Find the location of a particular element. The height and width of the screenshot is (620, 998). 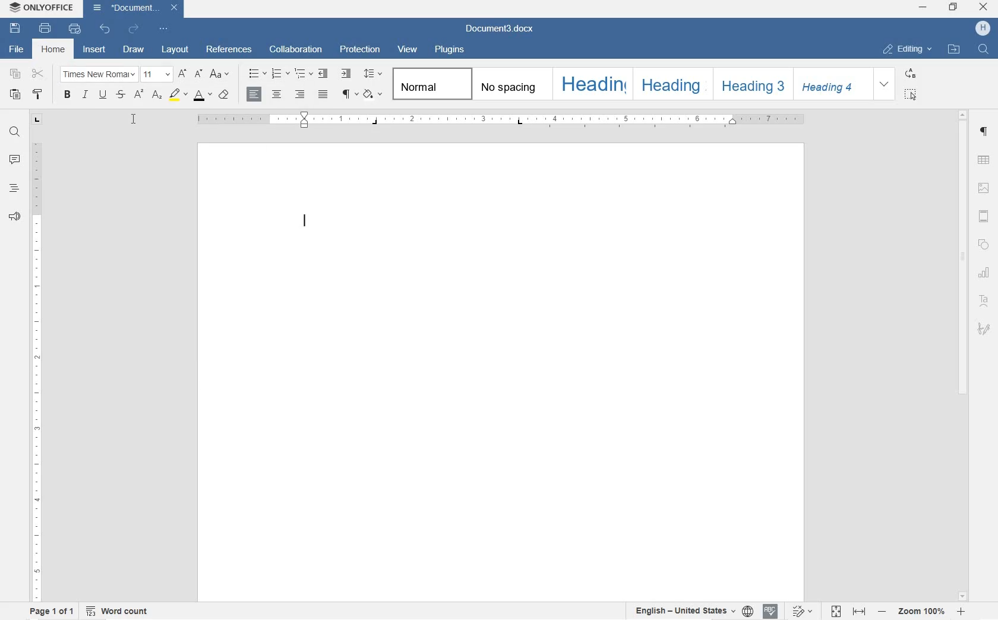

HEADERS & FOOTERS is located at coordinates (984, 219).